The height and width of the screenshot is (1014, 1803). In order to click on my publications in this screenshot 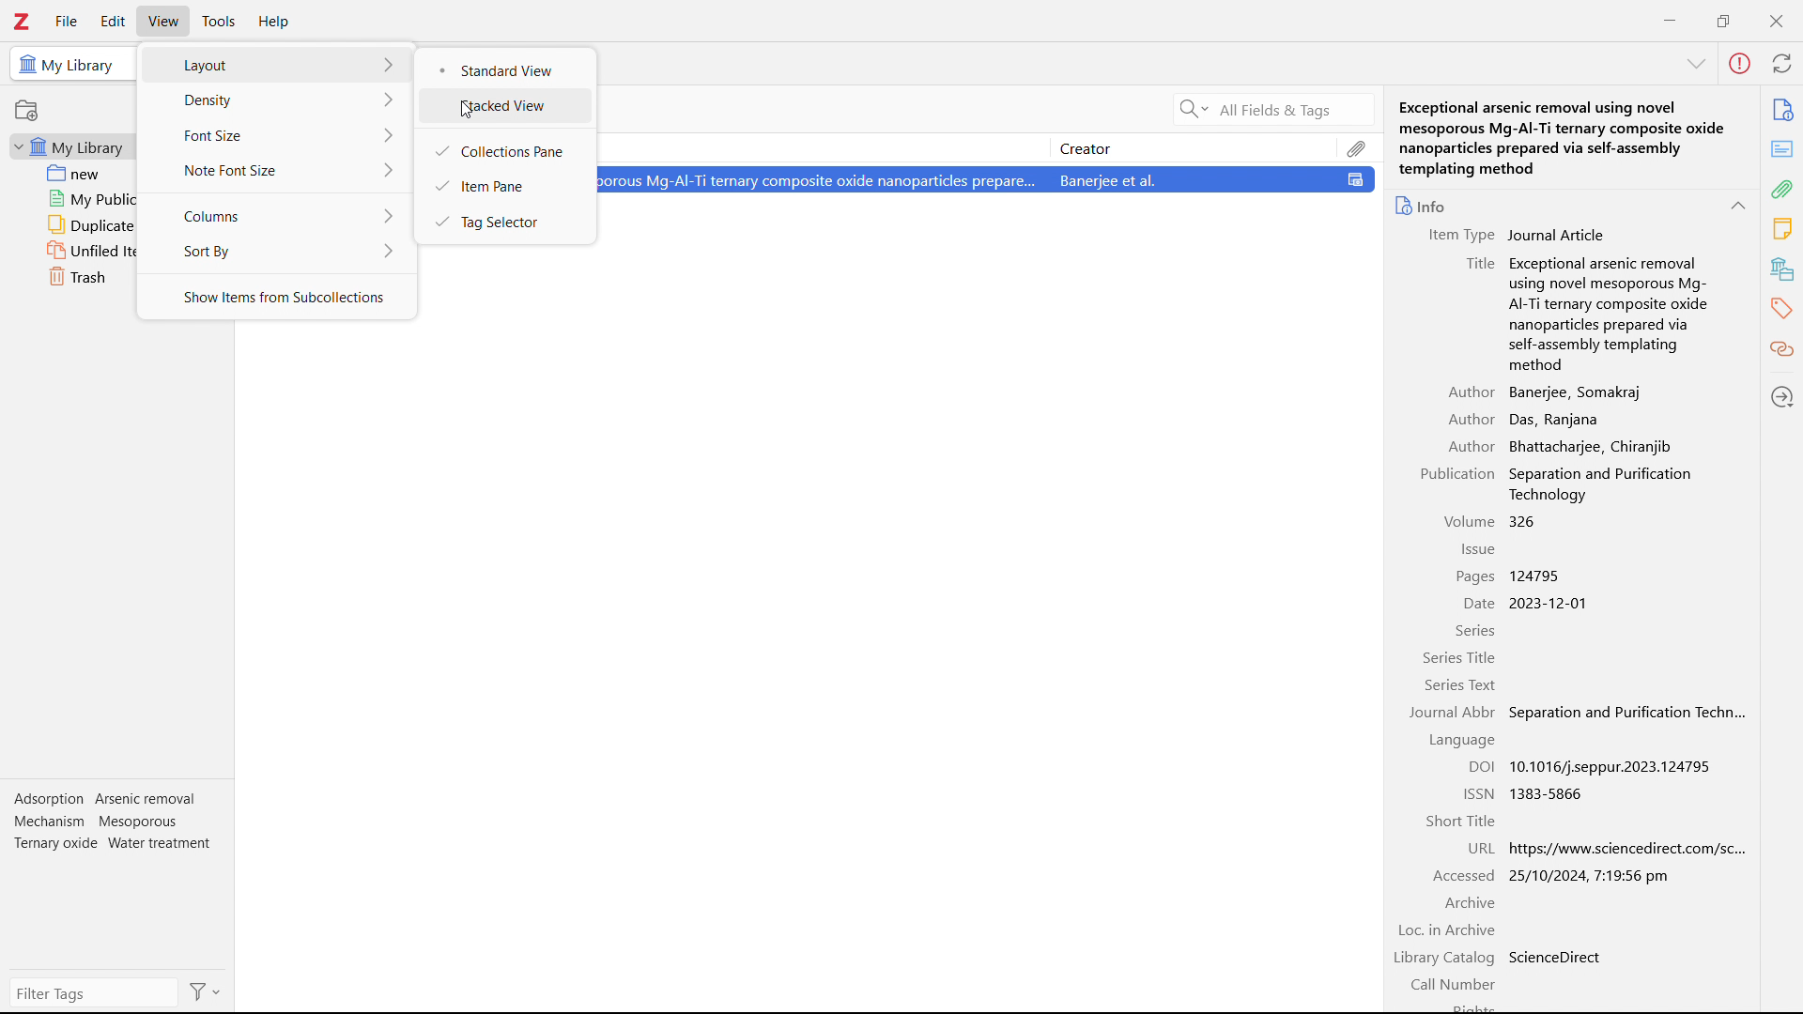, I will do `click(70, 199)`.